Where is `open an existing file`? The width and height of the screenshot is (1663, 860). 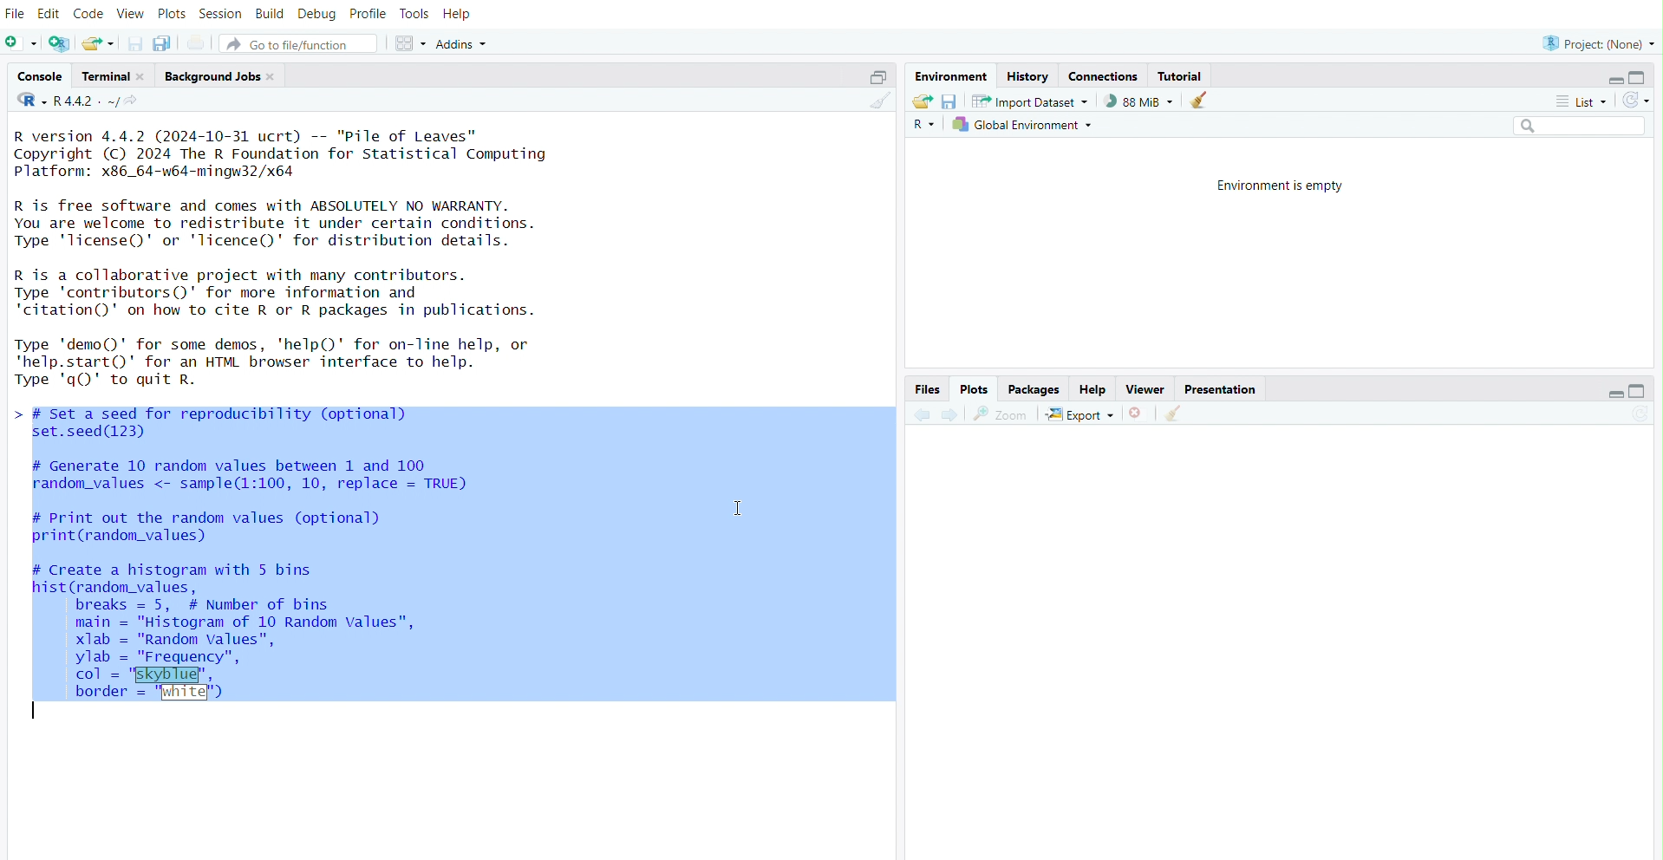
open an existing file is located at coordinates (96, 42).